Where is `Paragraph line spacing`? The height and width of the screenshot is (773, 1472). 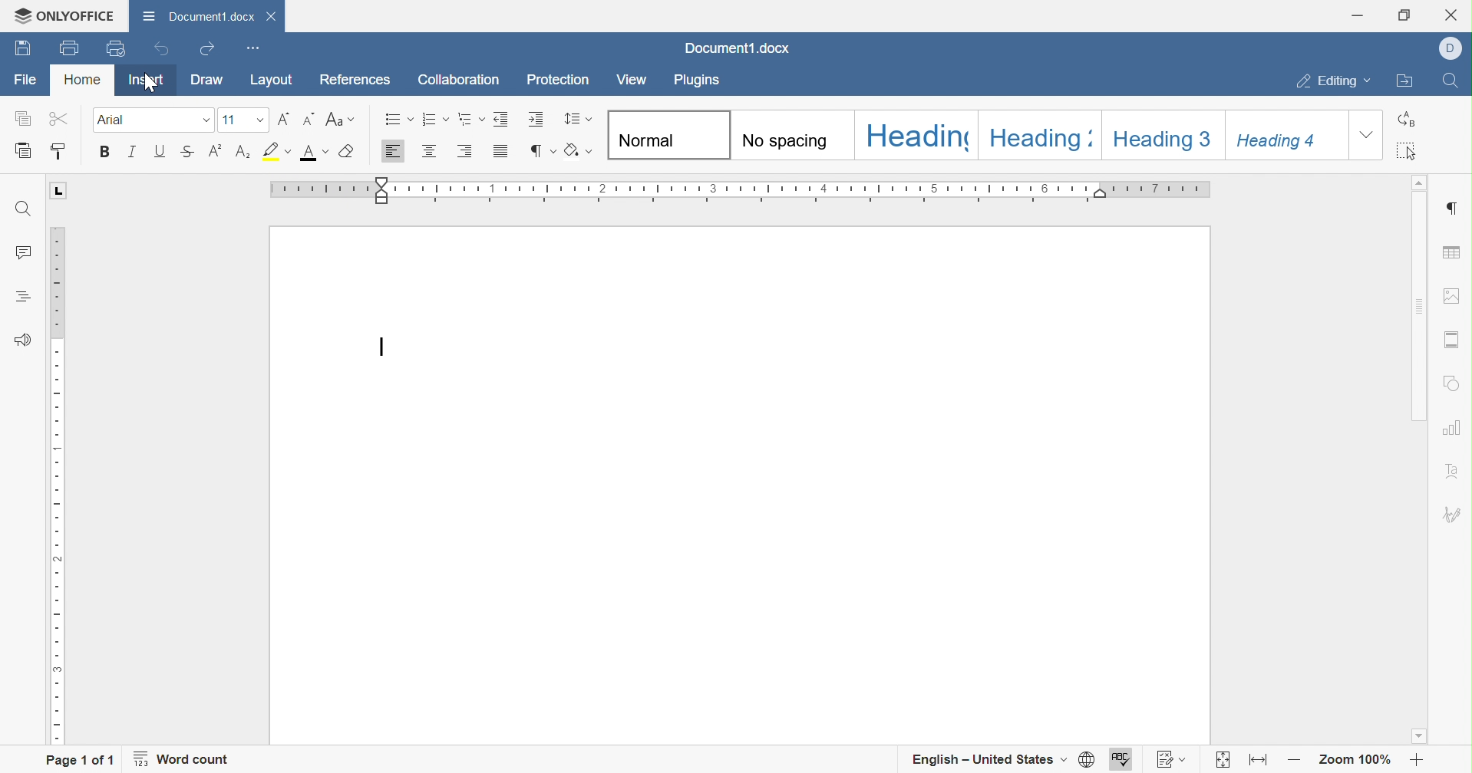
Paragraph line spacing is located at coordinates (580, 118).